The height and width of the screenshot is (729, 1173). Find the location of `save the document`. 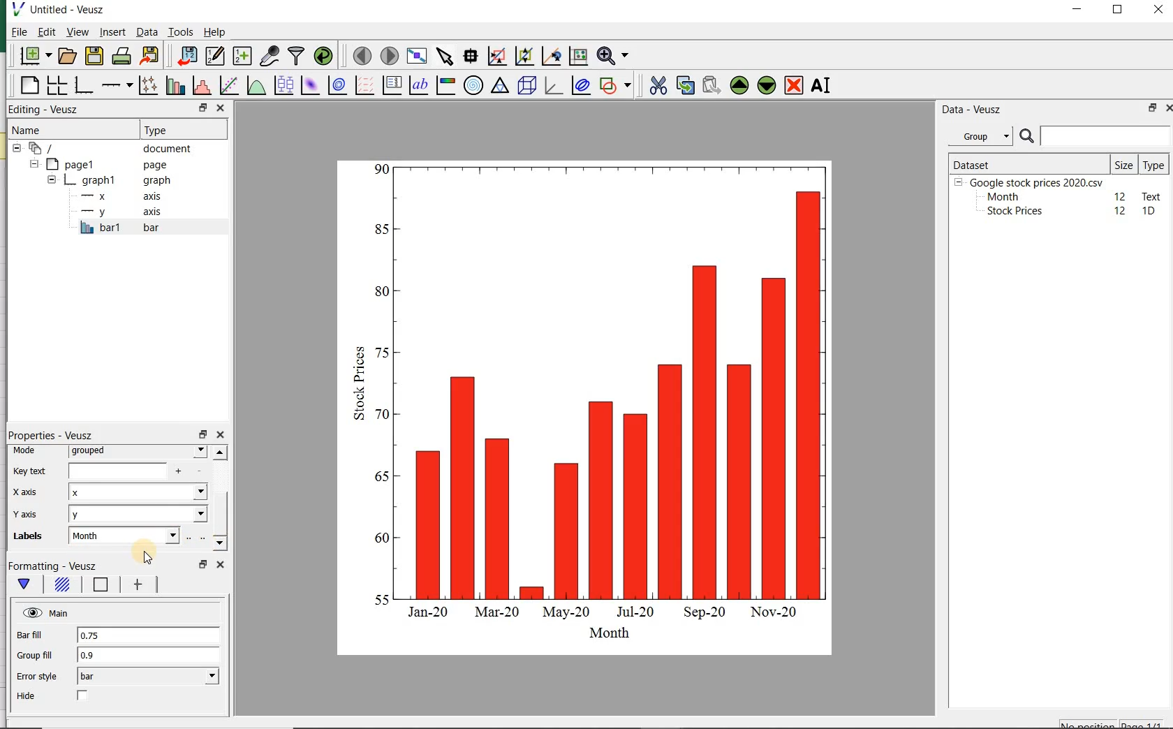

save the document is located at coordinates (94, 56).